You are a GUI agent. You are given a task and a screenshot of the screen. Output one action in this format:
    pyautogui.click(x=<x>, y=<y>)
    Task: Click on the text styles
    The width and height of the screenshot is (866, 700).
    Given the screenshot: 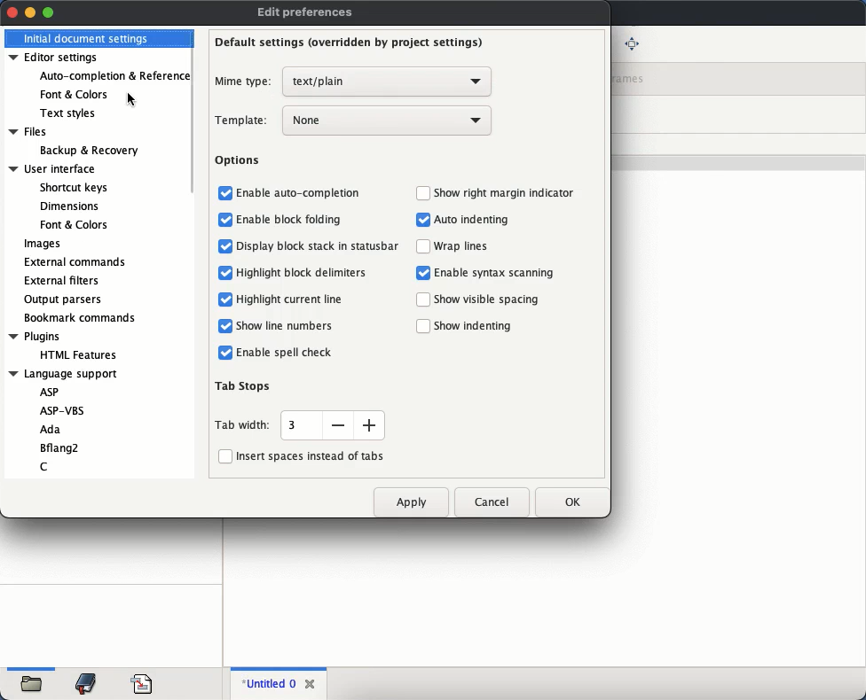 What is the action you would take?
    pyautogui.click(x=69, y=113)
    